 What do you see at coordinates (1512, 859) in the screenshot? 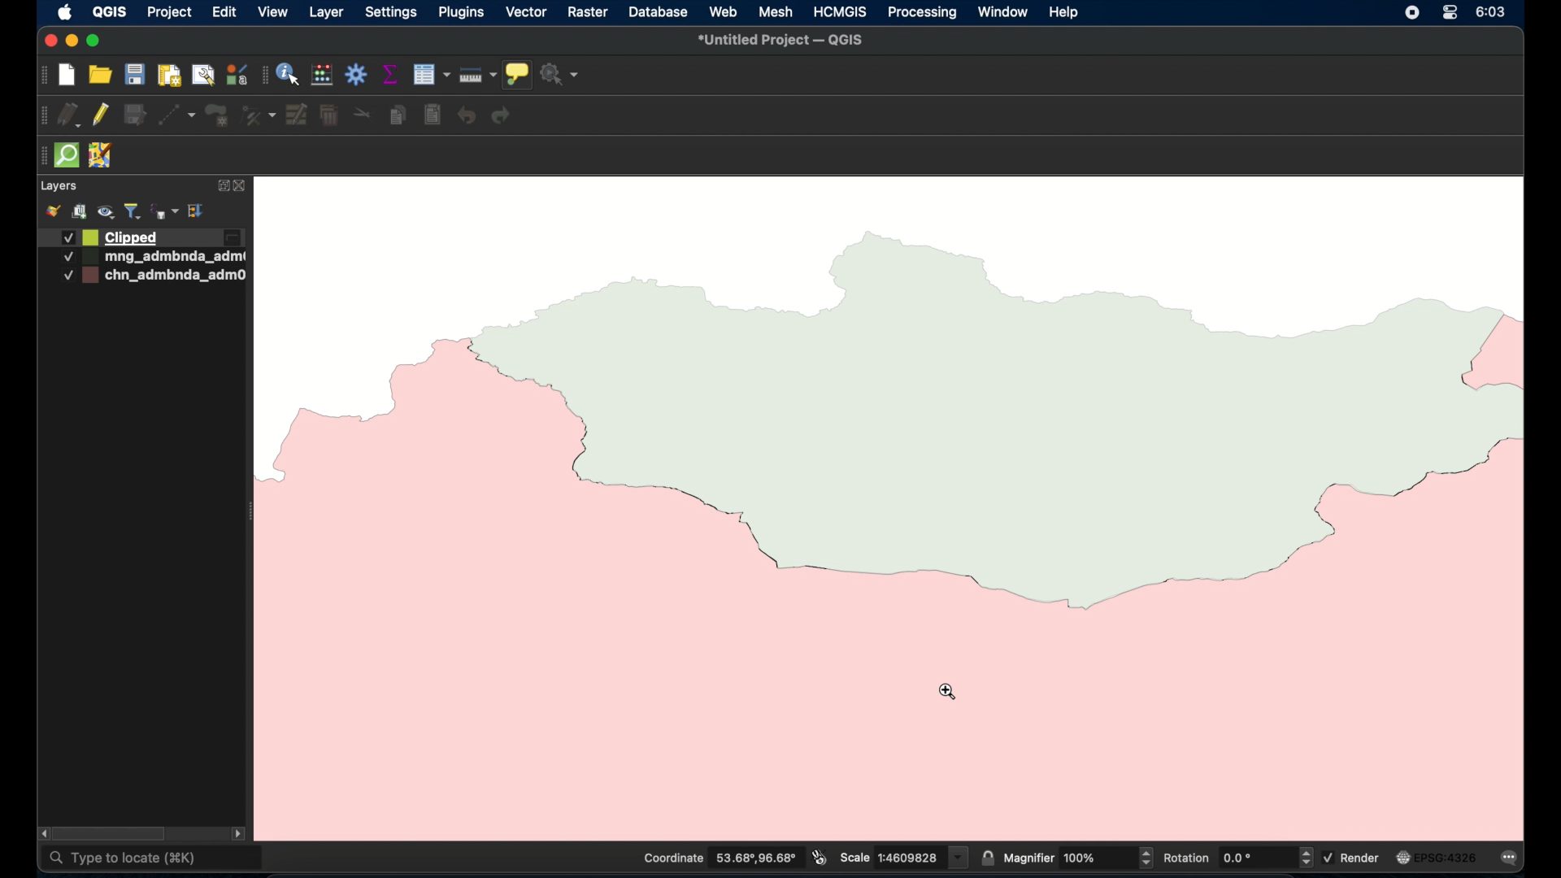
I see `messages` at bounding box center [1512, 859].